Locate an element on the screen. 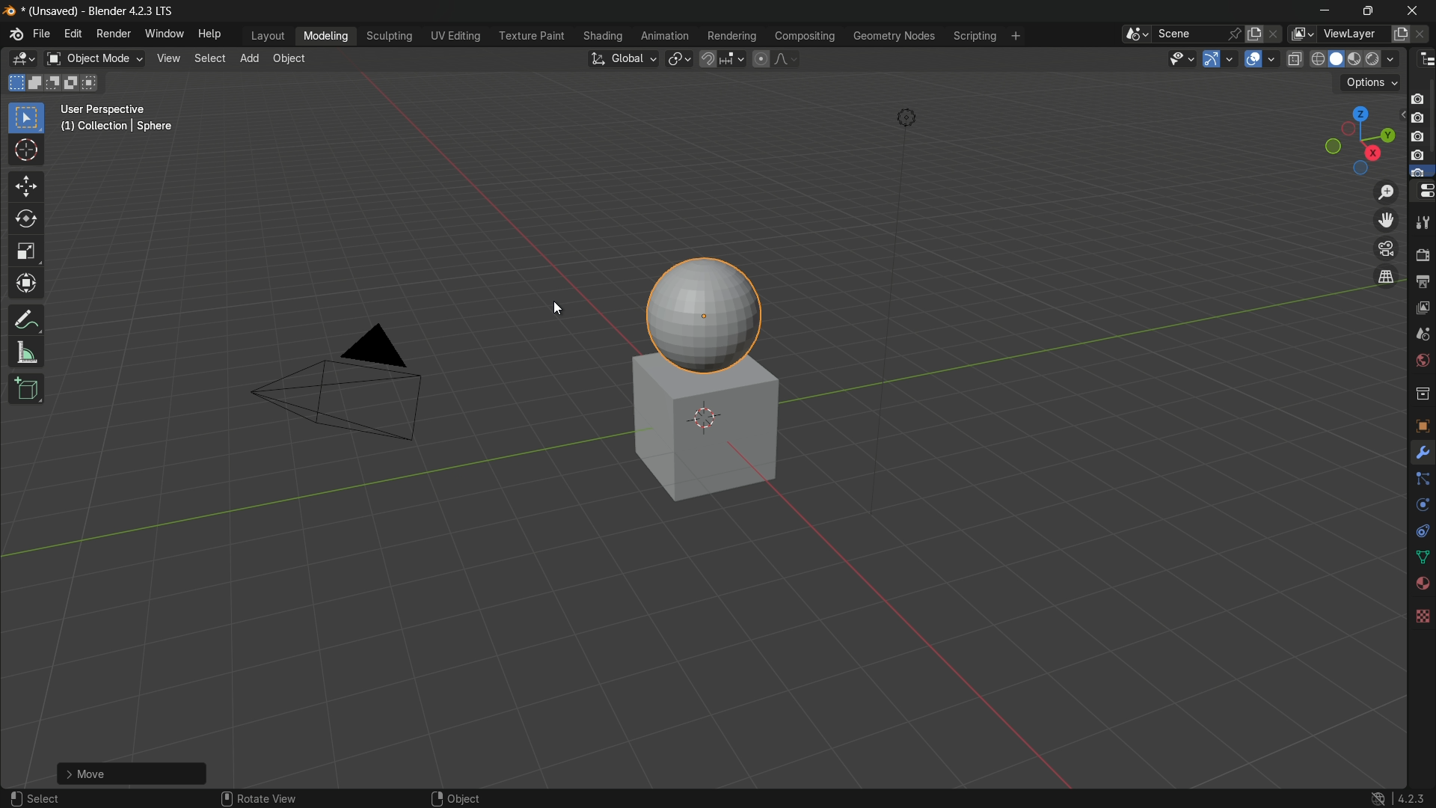 The width and height of the screenshot is (1436, 808). material preview display is located at coordinates (1356, 57).